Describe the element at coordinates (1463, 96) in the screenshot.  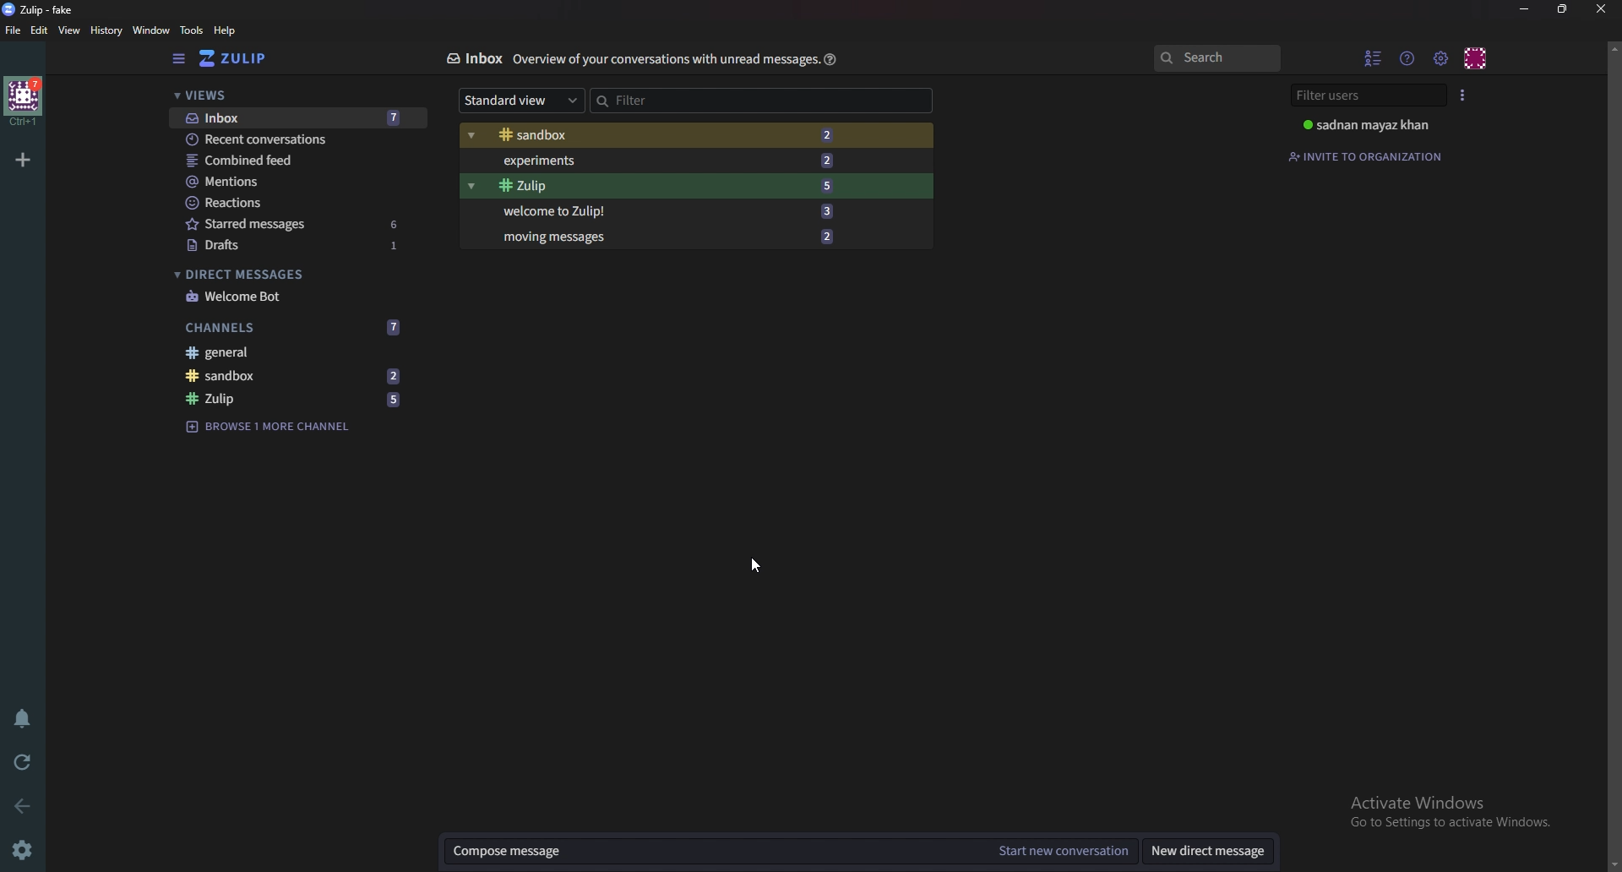
I see `User list style` at that location.